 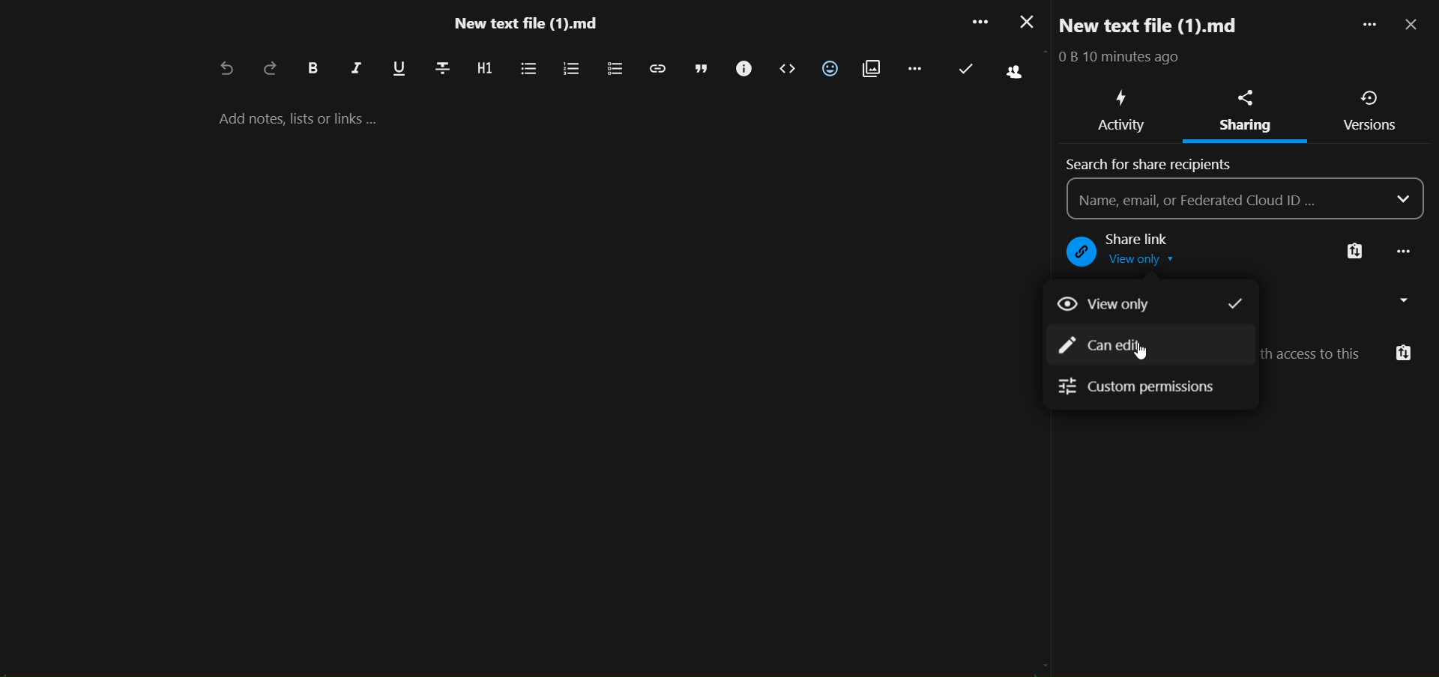 What do you see at coordinates (1147, 303) in the screenshot?
I see `view only` at bounding box center [1147, 303].